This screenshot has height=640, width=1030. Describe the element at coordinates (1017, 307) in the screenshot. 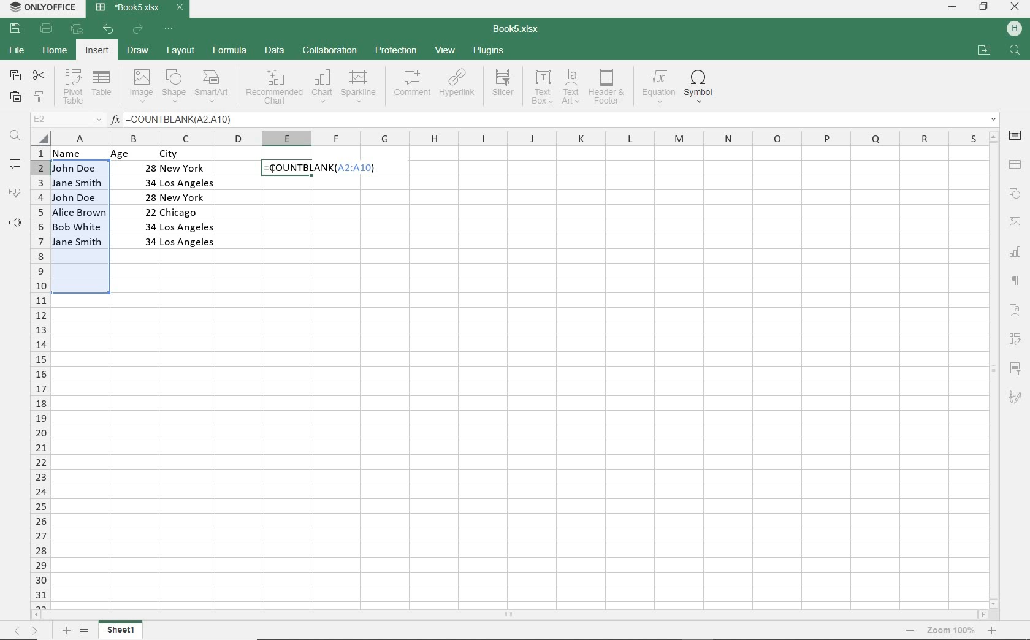

I see `TEXT ART` at that location.